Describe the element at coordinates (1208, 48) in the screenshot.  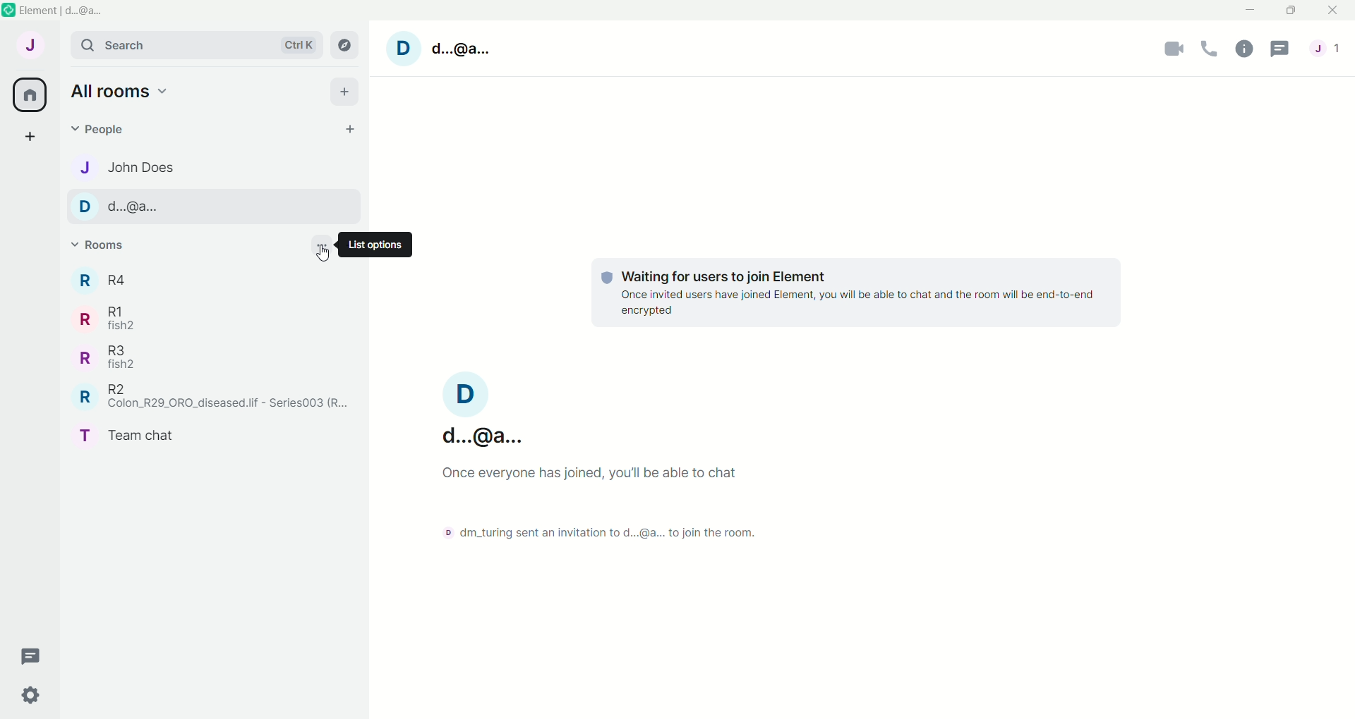
I see `Voice call` at that location.